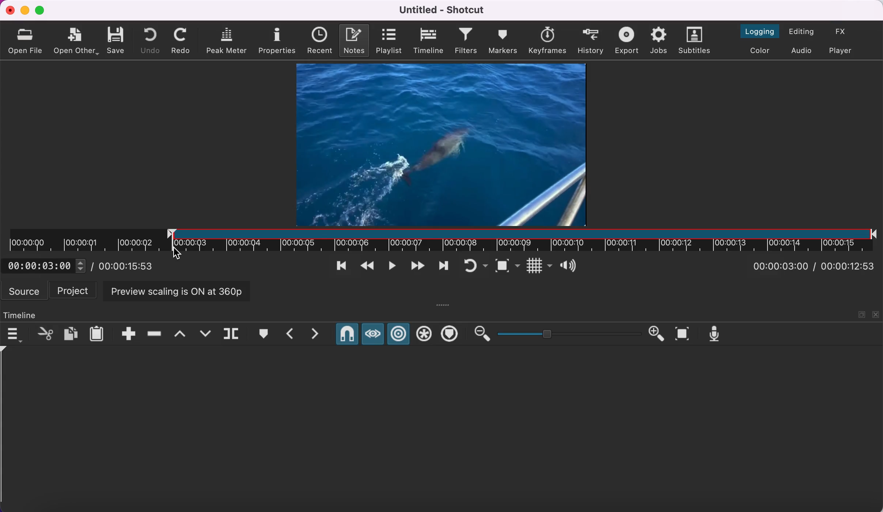  What do you see at coordinates (443, 266) in the screenshot?
I see `skip to next point` at bounding box center [443, 266].